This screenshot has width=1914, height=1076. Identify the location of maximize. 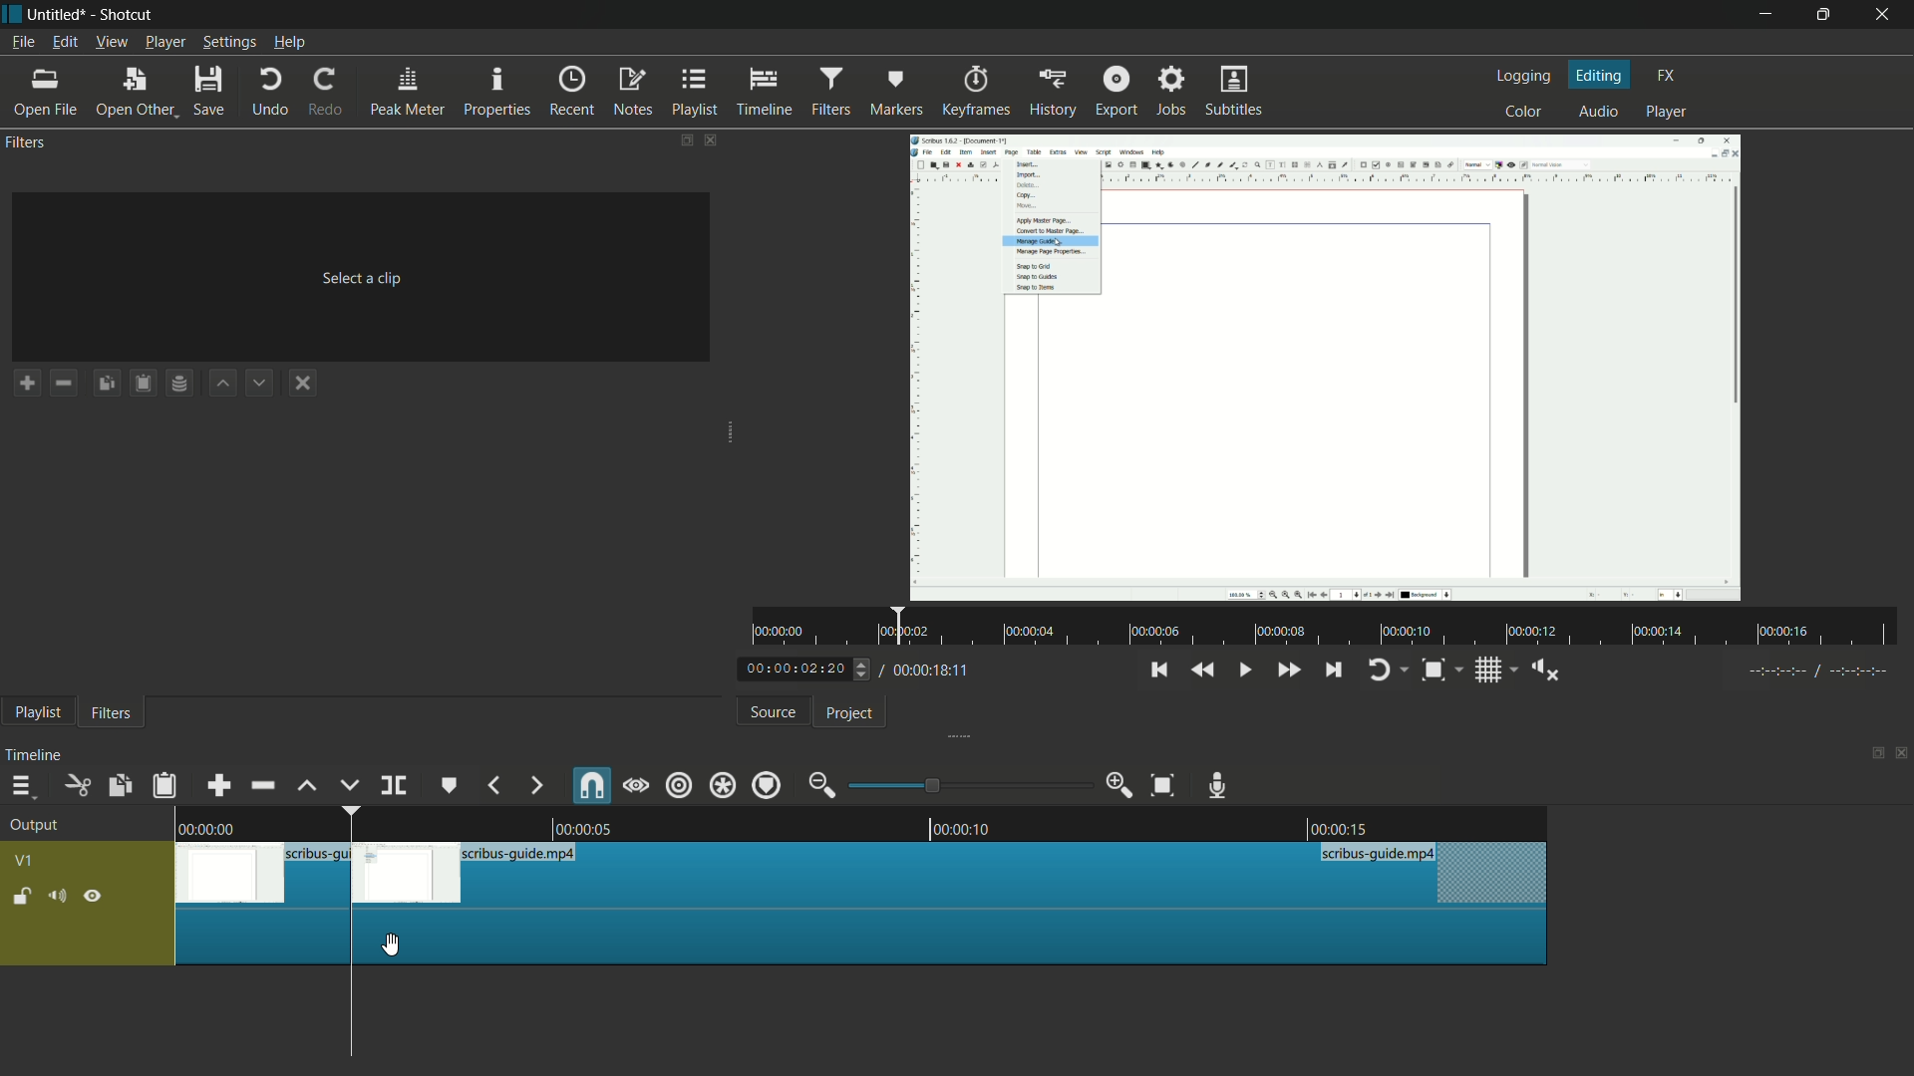
(1825, 14).